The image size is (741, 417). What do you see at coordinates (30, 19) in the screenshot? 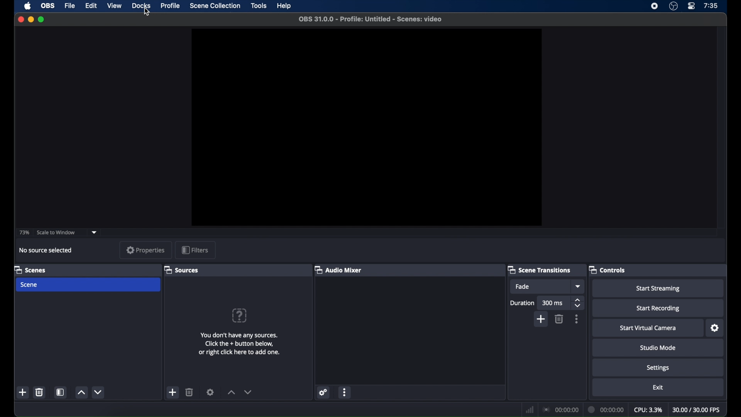
I see `minimize` at bounding box center [30, 19].